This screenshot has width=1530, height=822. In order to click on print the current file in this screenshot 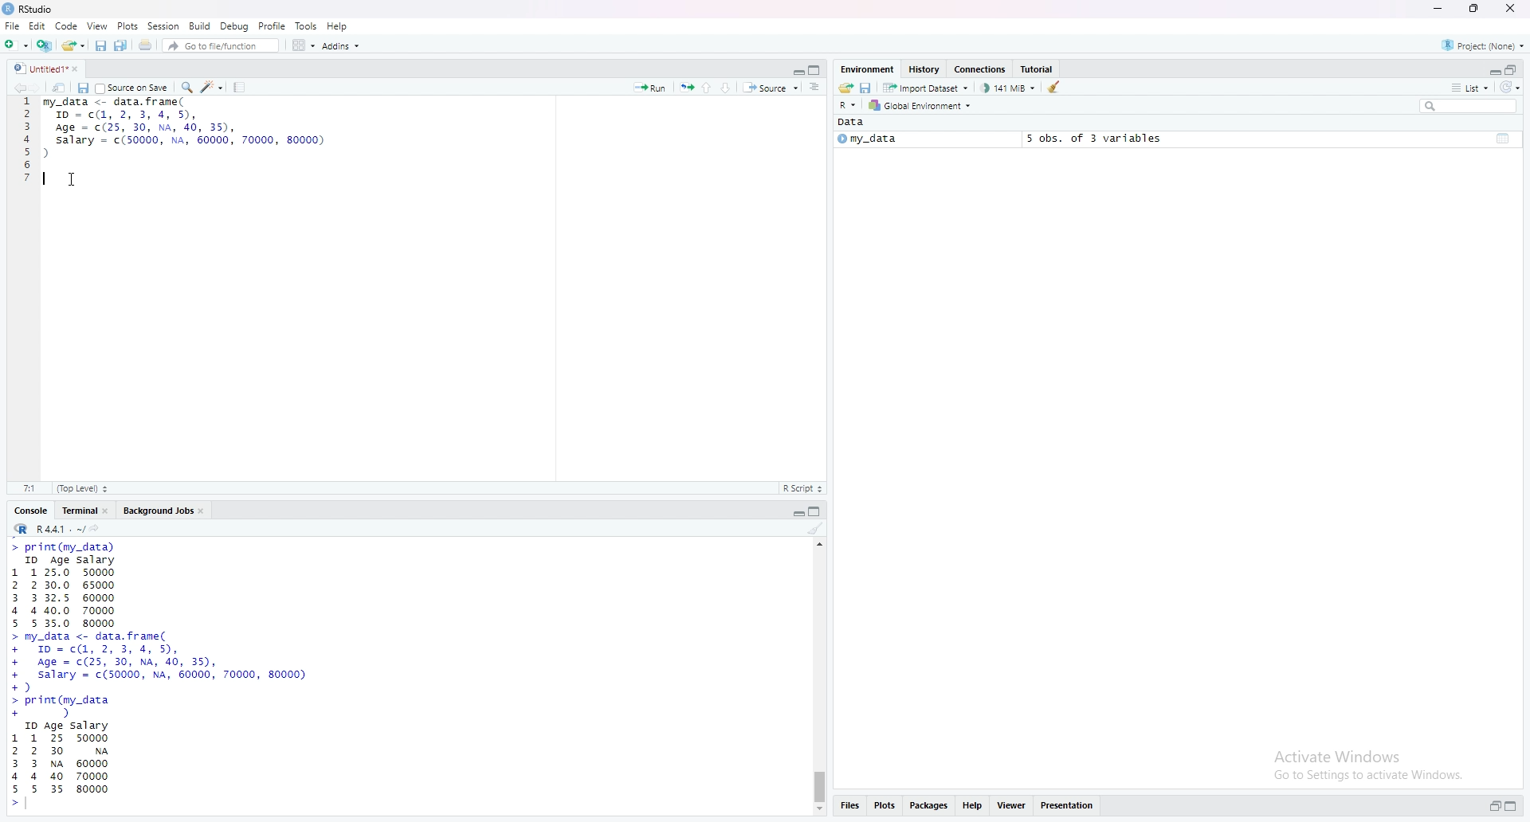, I will do `click(146, 45)`.